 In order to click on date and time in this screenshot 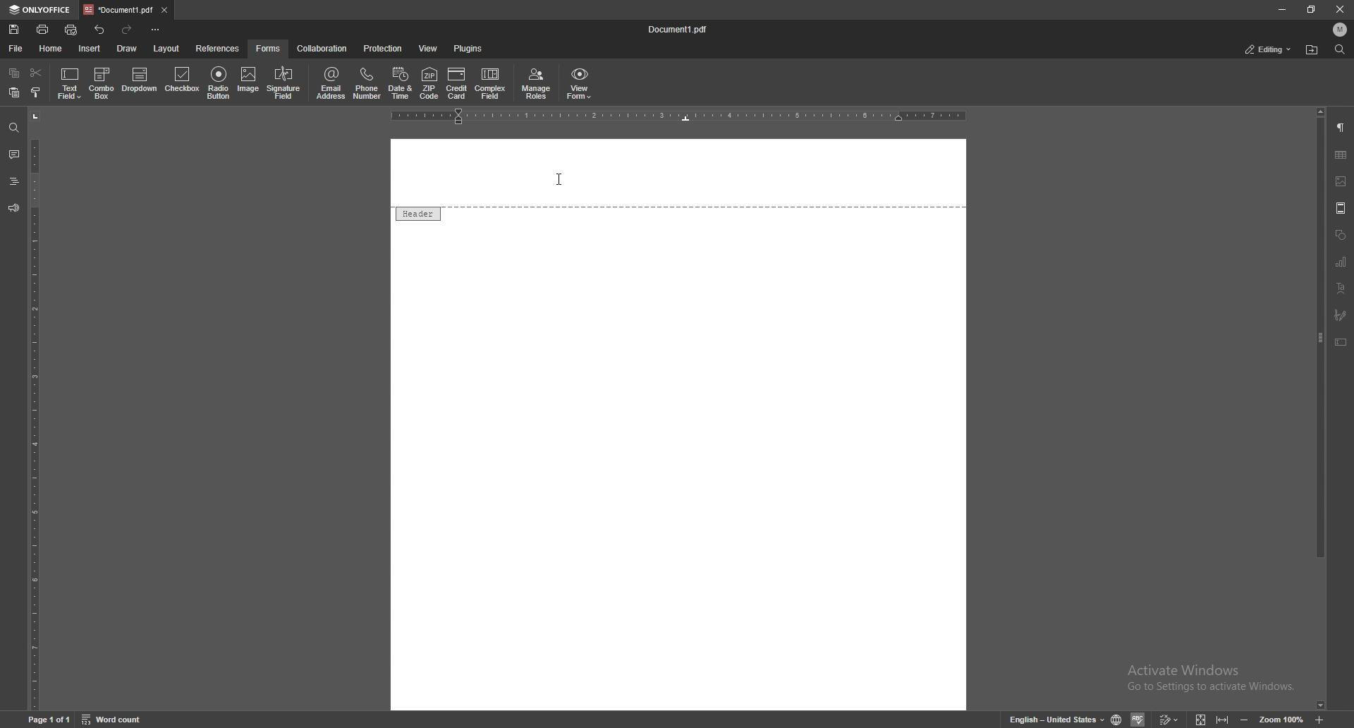, I will do `click(401, 85)`.